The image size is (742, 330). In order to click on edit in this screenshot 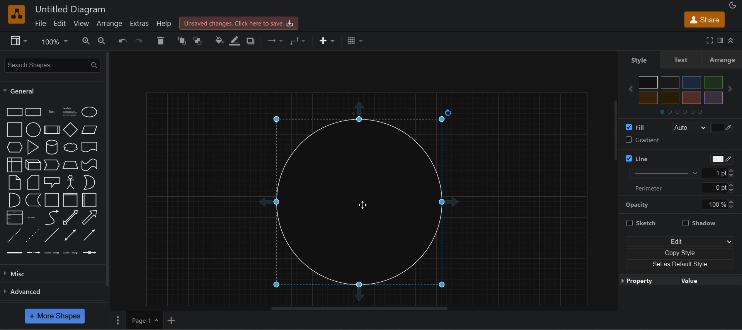, I will do `click(61, 24)`.